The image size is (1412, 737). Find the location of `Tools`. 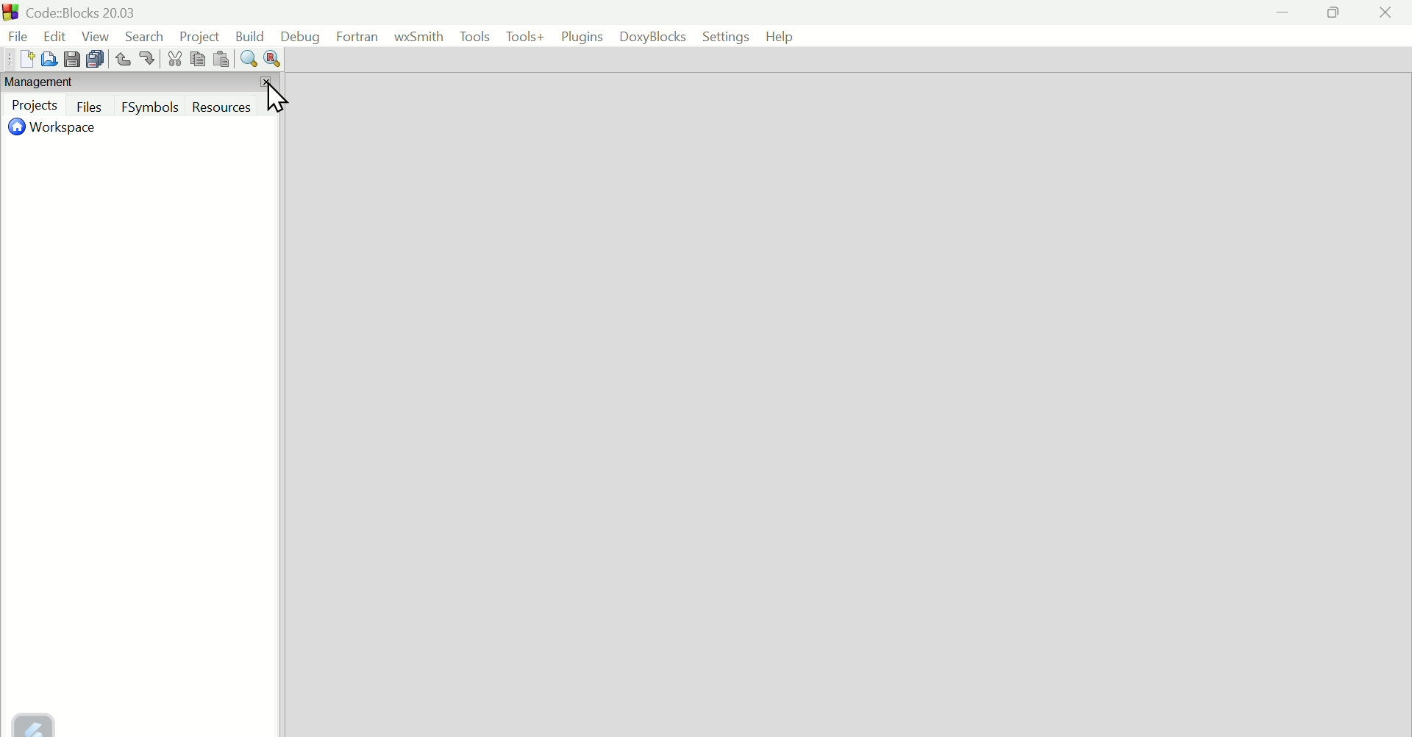

Tools is located at coordinates (472, 38).